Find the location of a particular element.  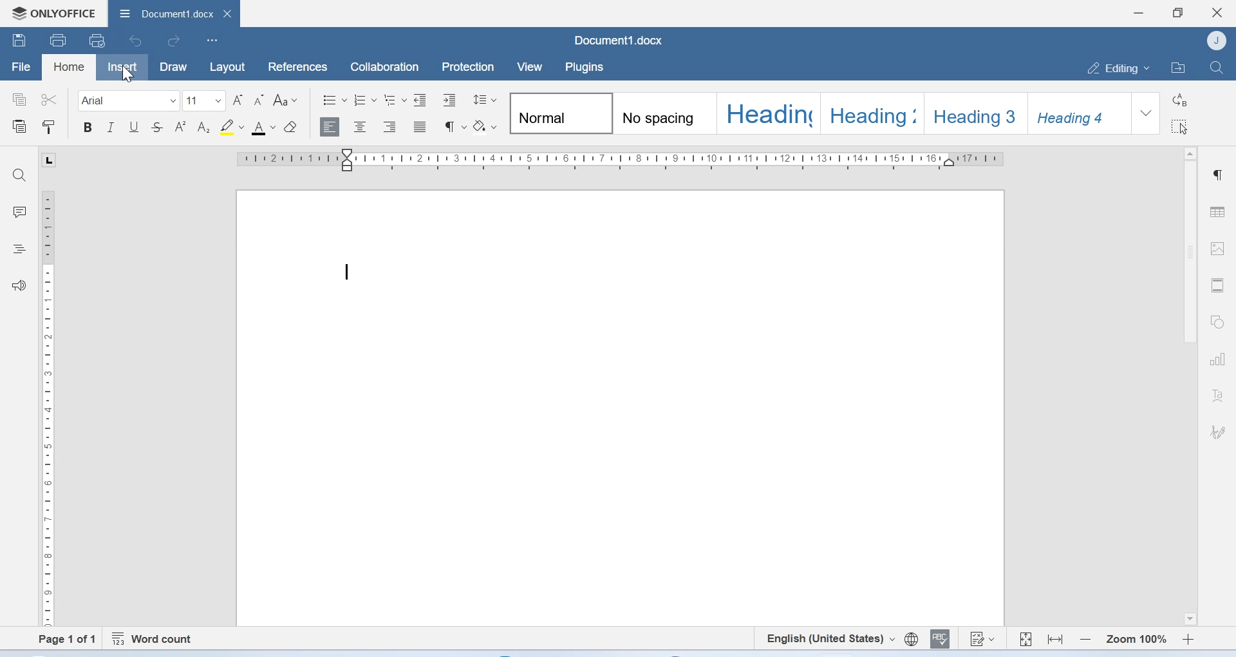

Zoom is located at coordinates (1136, 638).